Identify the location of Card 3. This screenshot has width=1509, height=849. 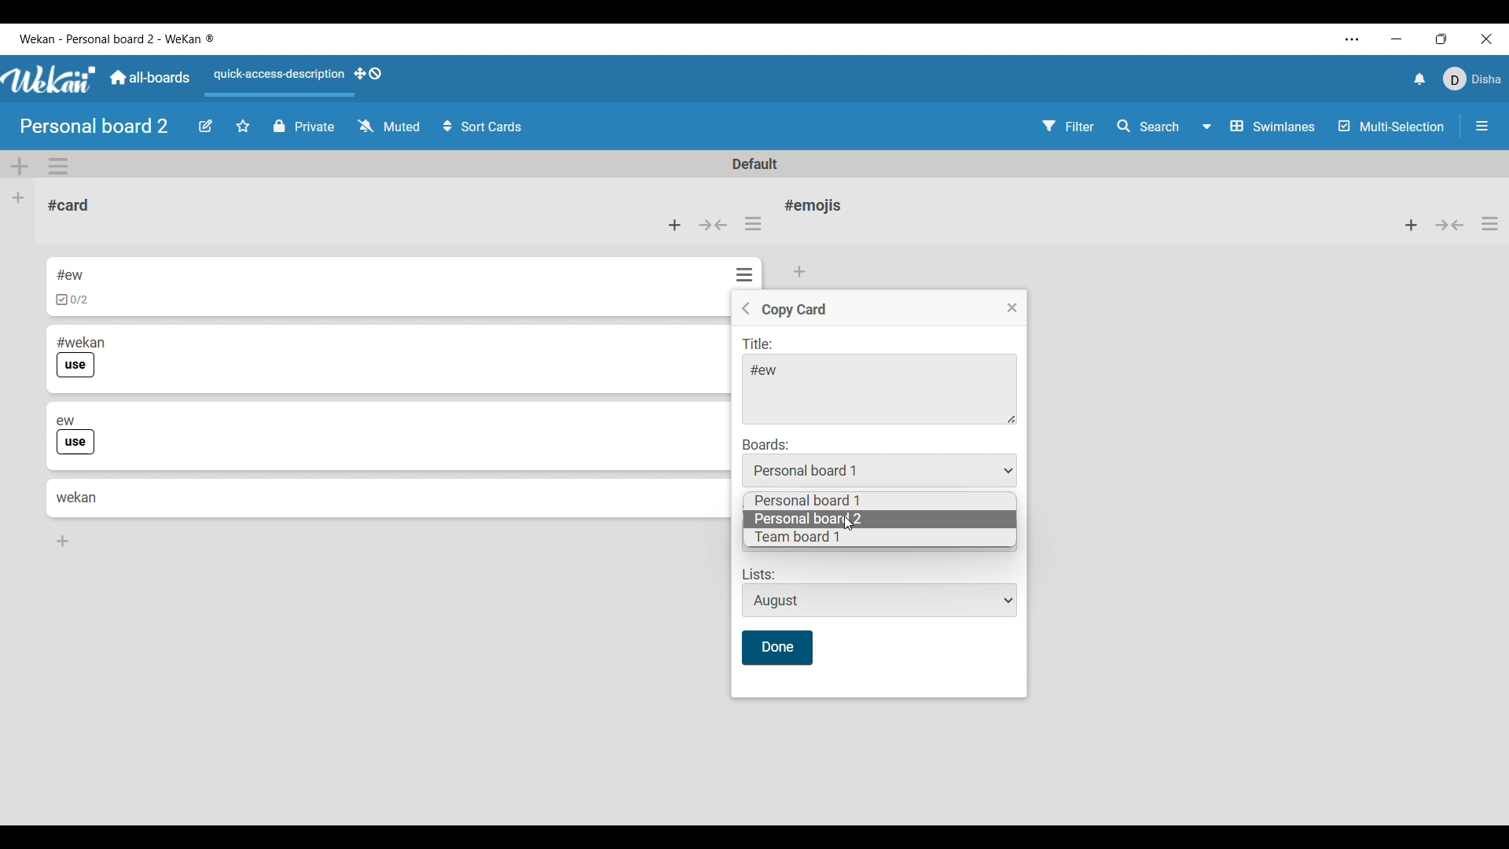
(173, 413).